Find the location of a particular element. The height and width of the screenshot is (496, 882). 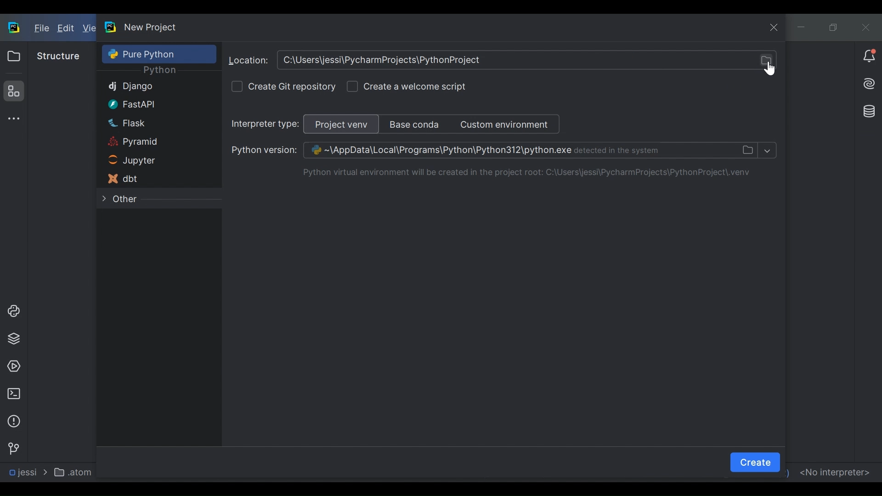

Django is located at coordinates (149, 86).